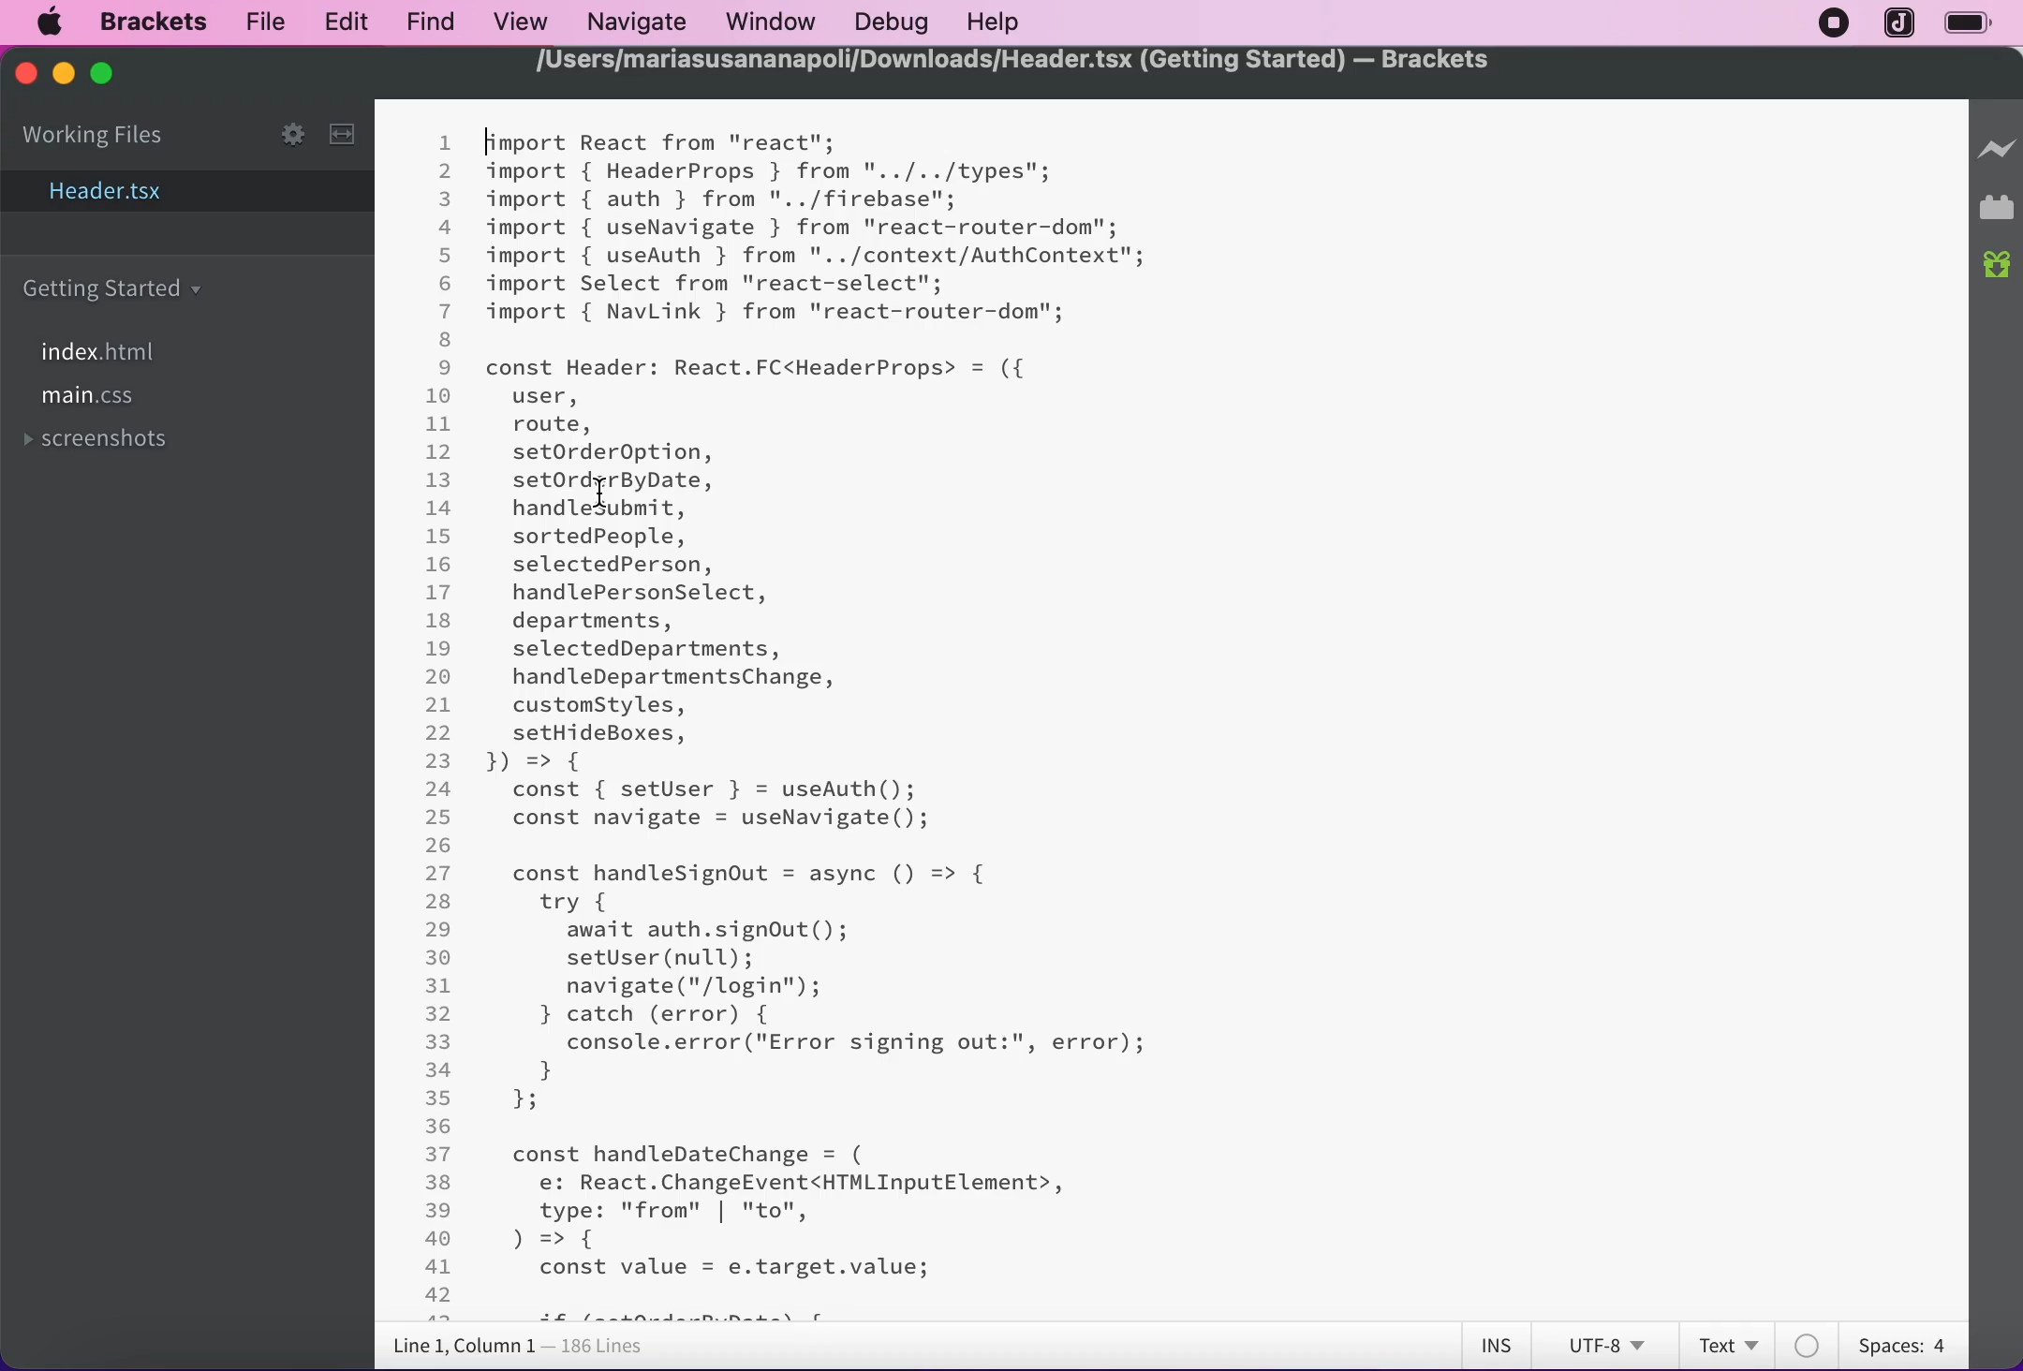 This screenshot has height=1371, width=2023. I want to click on maximize app, so click(104, 75).